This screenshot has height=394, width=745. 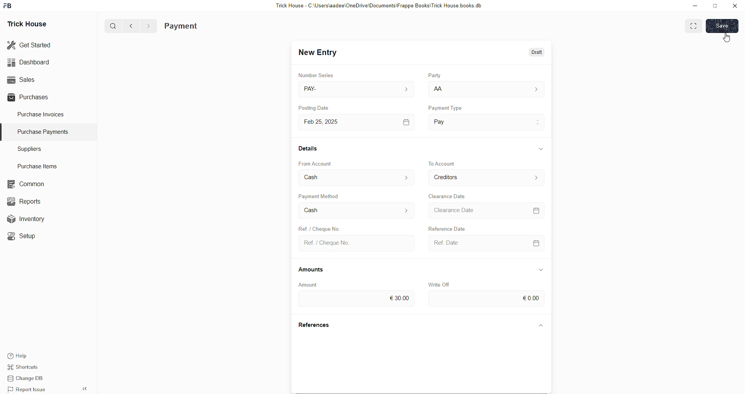 What do you see at coordinates (148, 26) in the screenshot?
I see `>` at bounding box center [148, 26].